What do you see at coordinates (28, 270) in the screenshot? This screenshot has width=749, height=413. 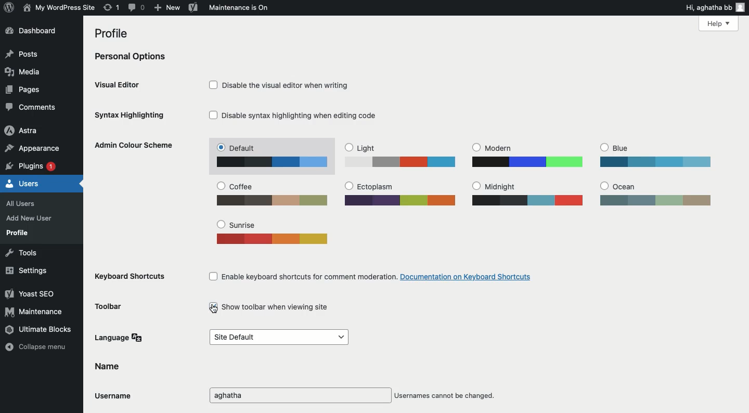 I see `Settings` at bounding box center [28, 270].